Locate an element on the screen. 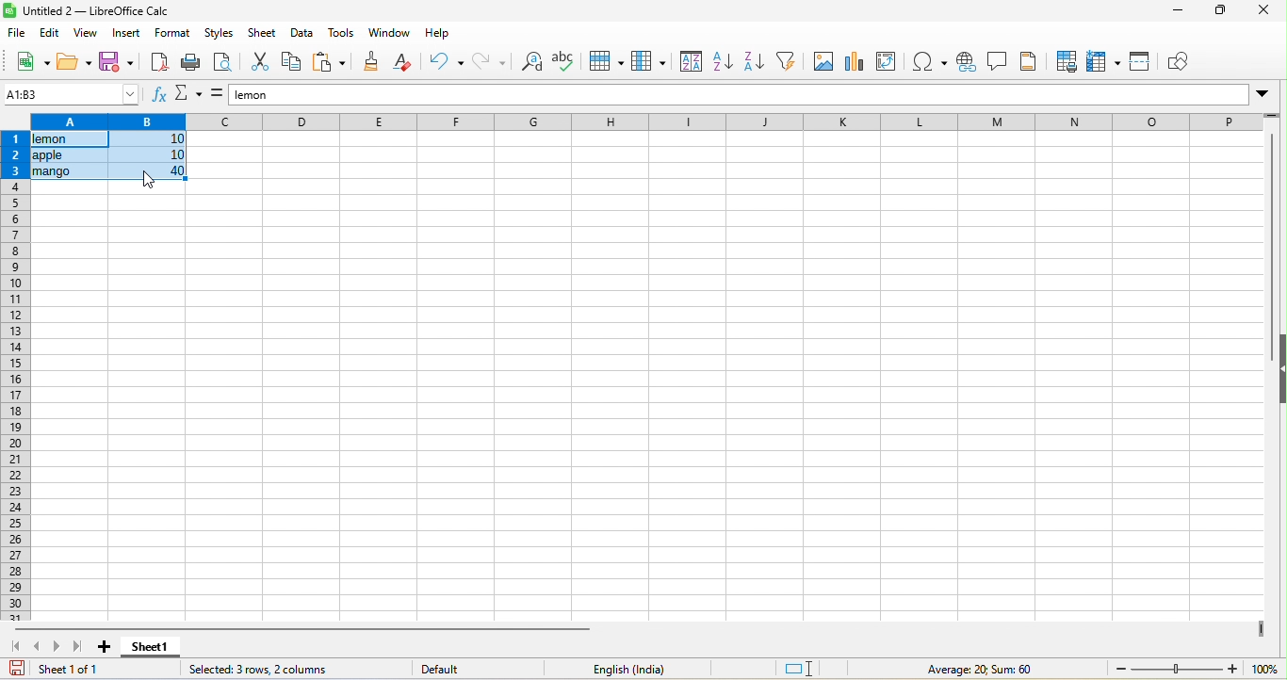 Image resolution: width=1287 pixels, height=680 pixels. paste is located at coordinates (330, 64).